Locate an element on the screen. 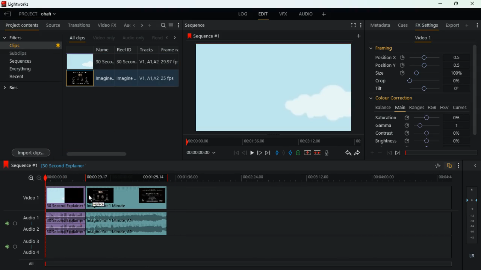 The height and width of the screenshot is (270, 481). change is located at coordinates (141, 25).